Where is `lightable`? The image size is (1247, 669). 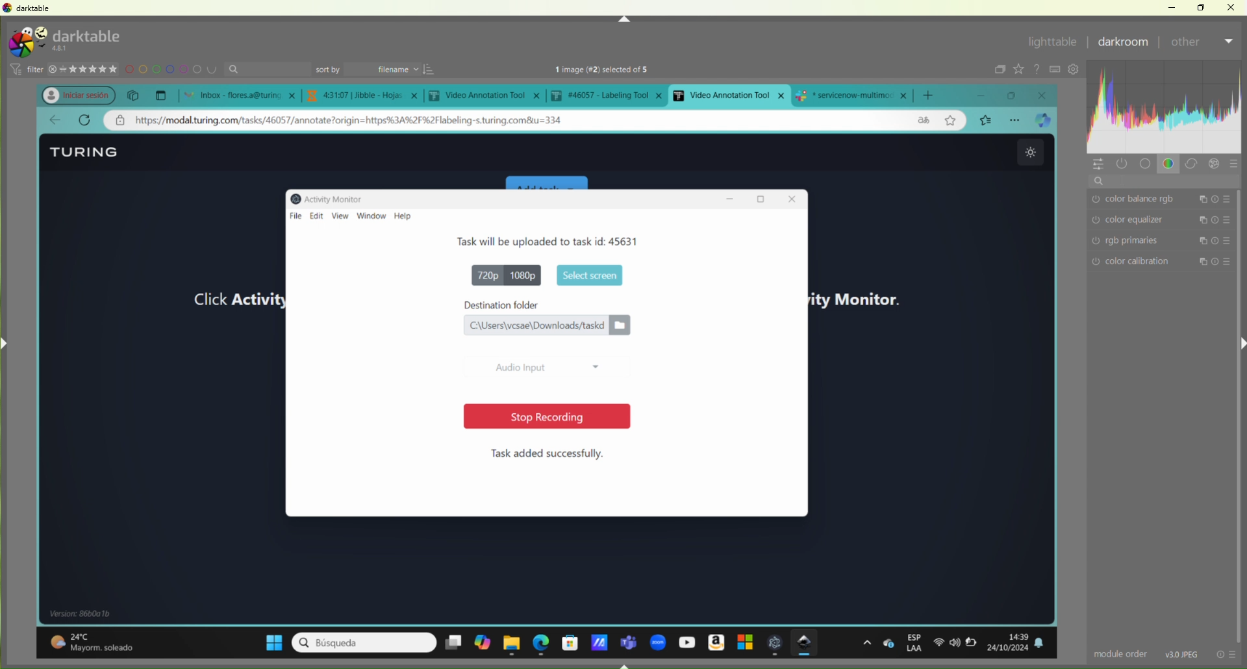 lightable is located at coordinates (1053, 42).